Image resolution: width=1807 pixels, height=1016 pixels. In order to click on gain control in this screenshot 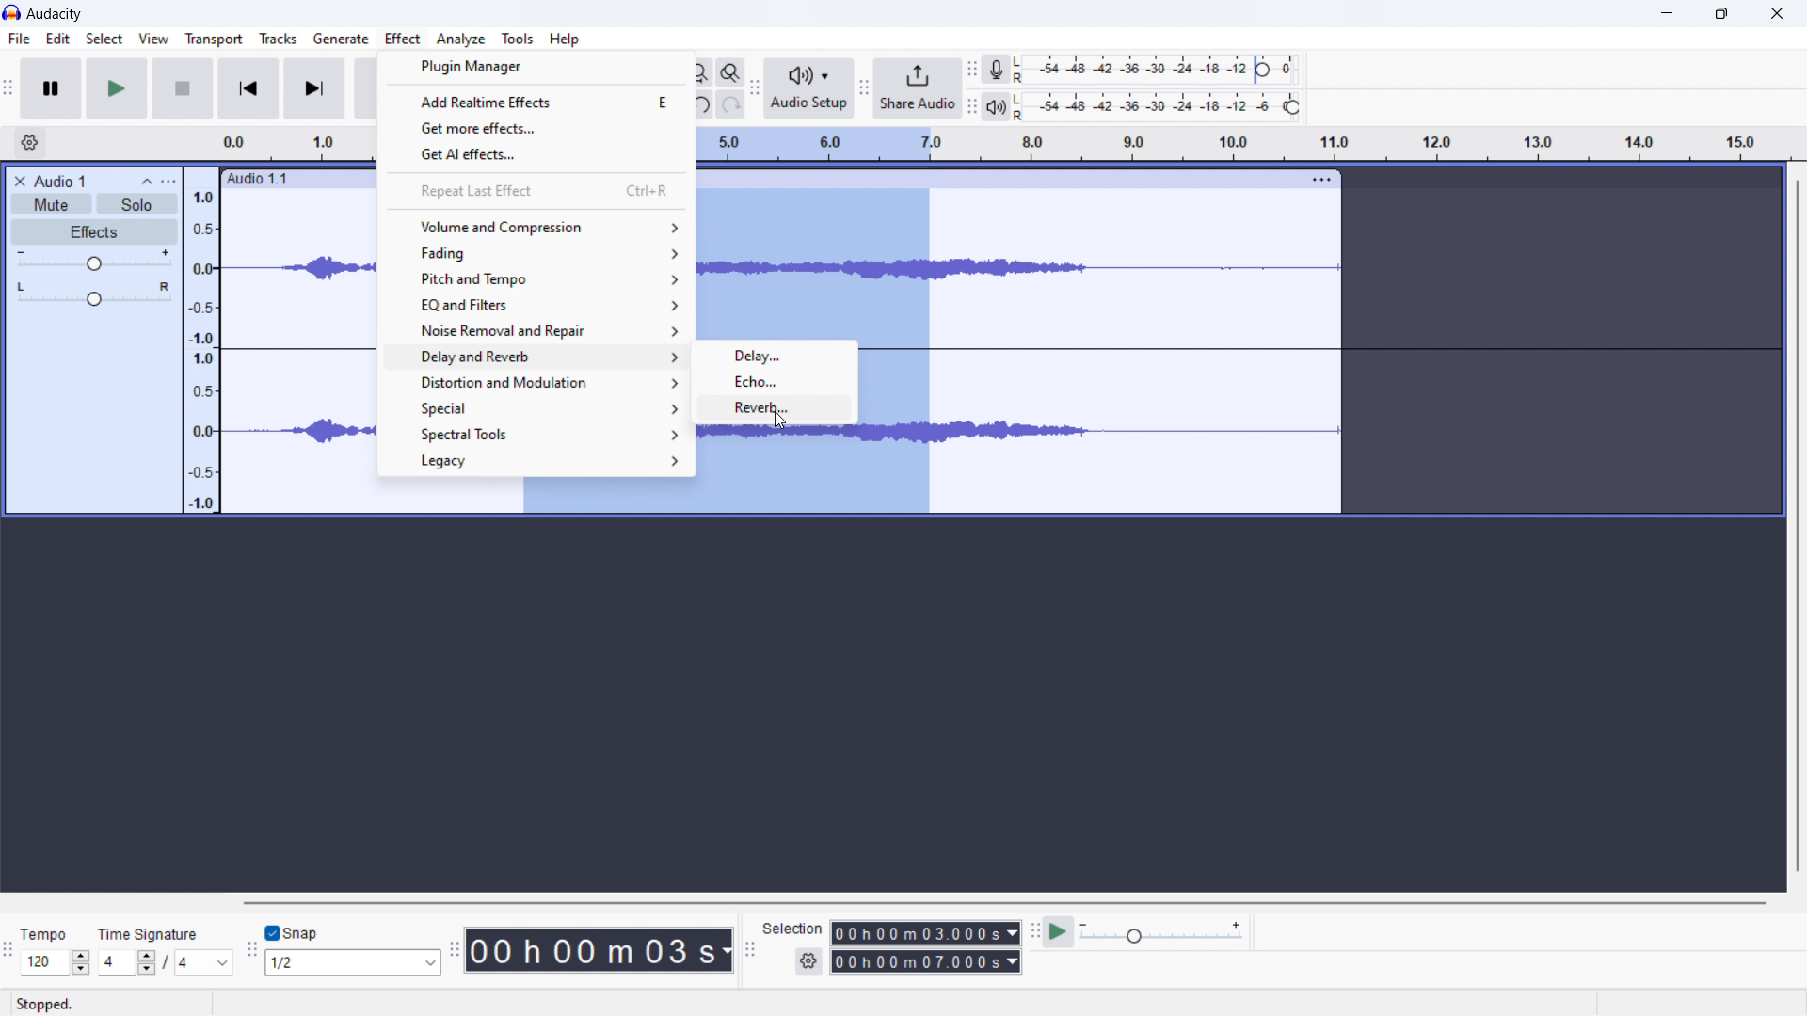, I will do `click(93, 262)`.